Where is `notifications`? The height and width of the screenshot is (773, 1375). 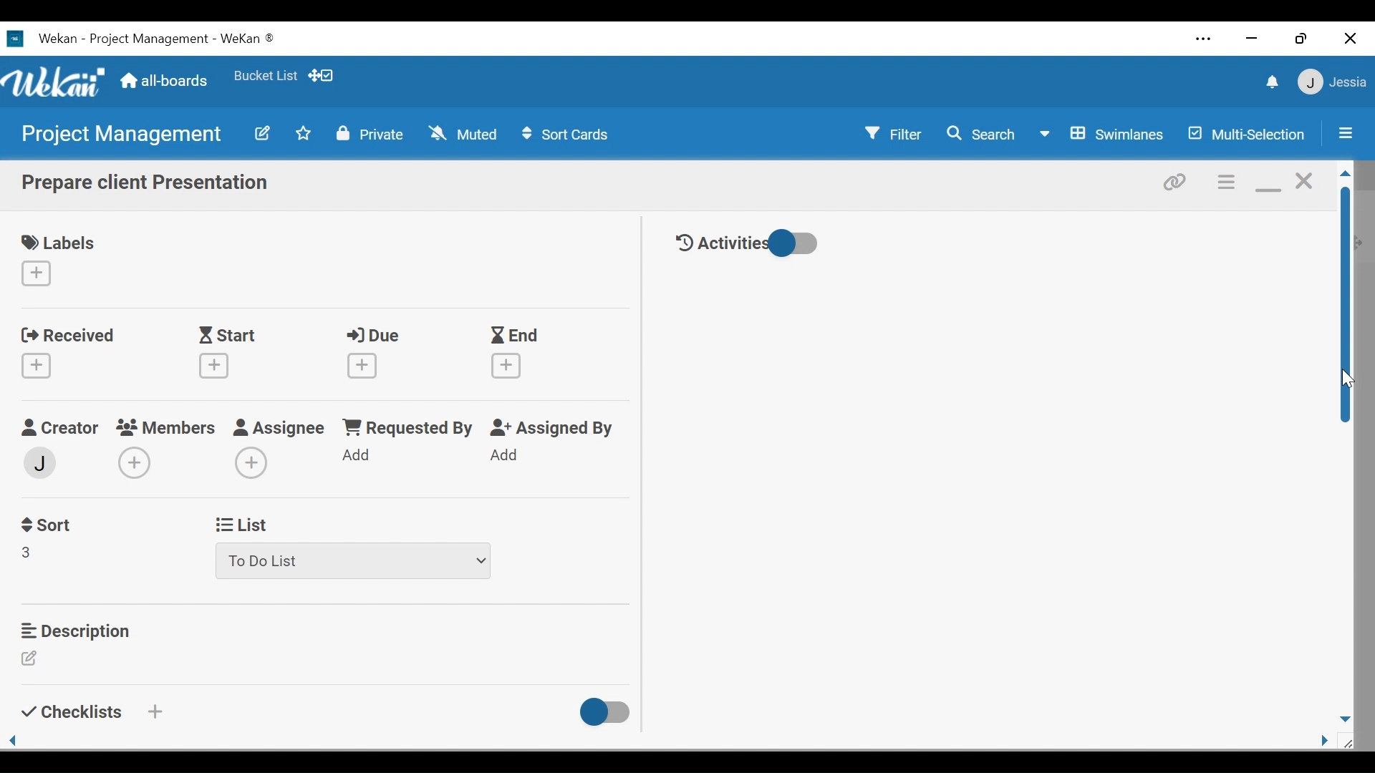 notifications is located at coordinates (1270, 81).